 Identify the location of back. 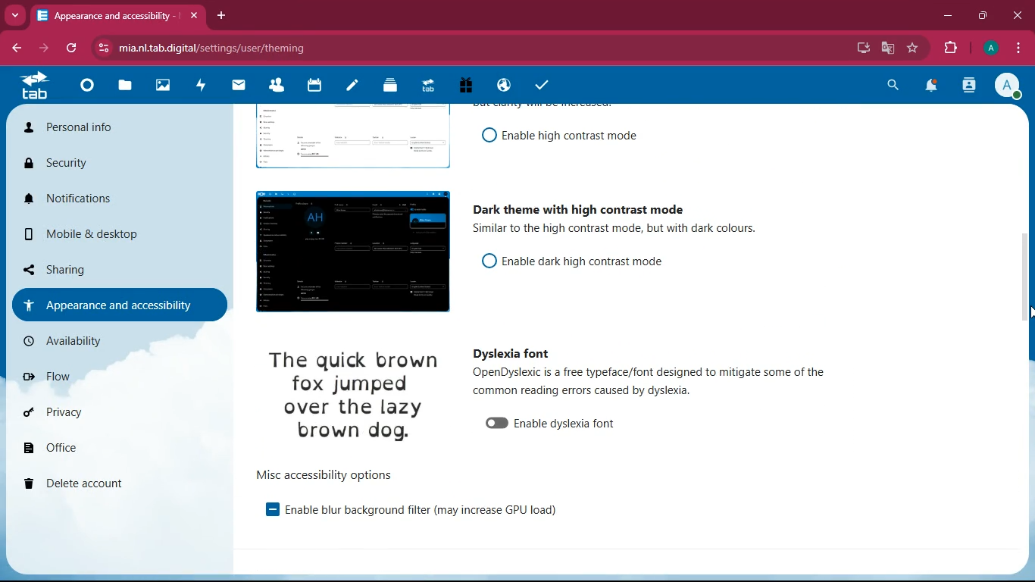
(15, 48).